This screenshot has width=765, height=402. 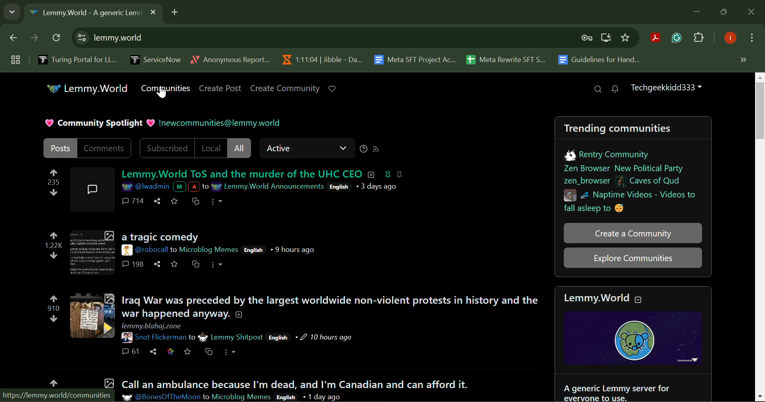 I want to click on Microblog Memes, so click(x=209, y=250).